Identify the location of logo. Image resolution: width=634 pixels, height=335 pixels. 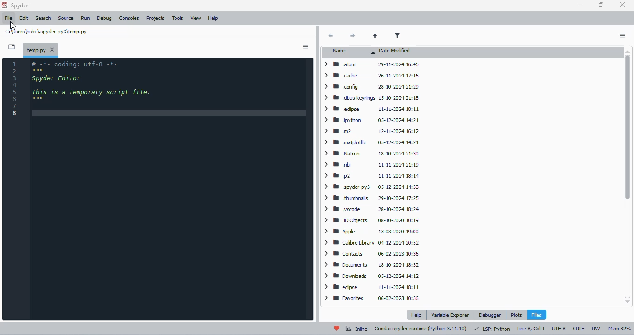
(5, 5).